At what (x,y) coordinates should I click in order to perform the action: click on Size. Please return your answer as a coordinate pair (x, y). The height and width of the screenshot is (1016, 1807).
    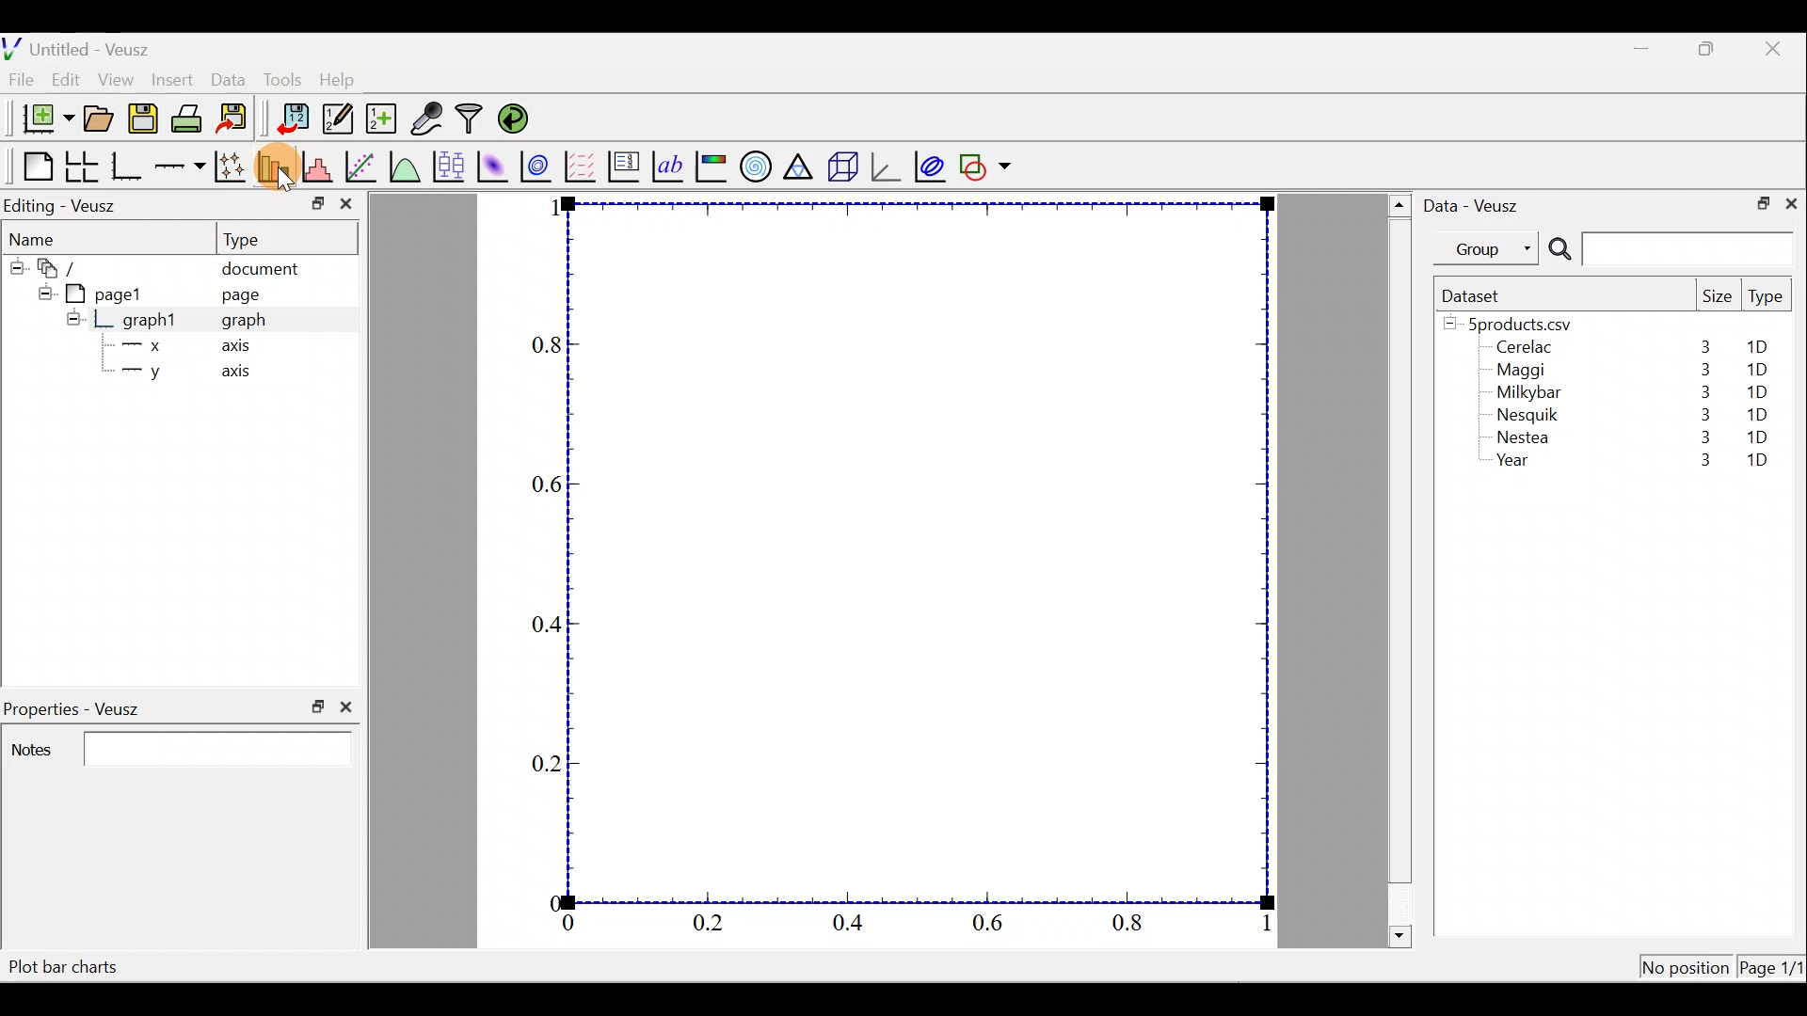
    Looking at the image, I should click on (1717, 297).